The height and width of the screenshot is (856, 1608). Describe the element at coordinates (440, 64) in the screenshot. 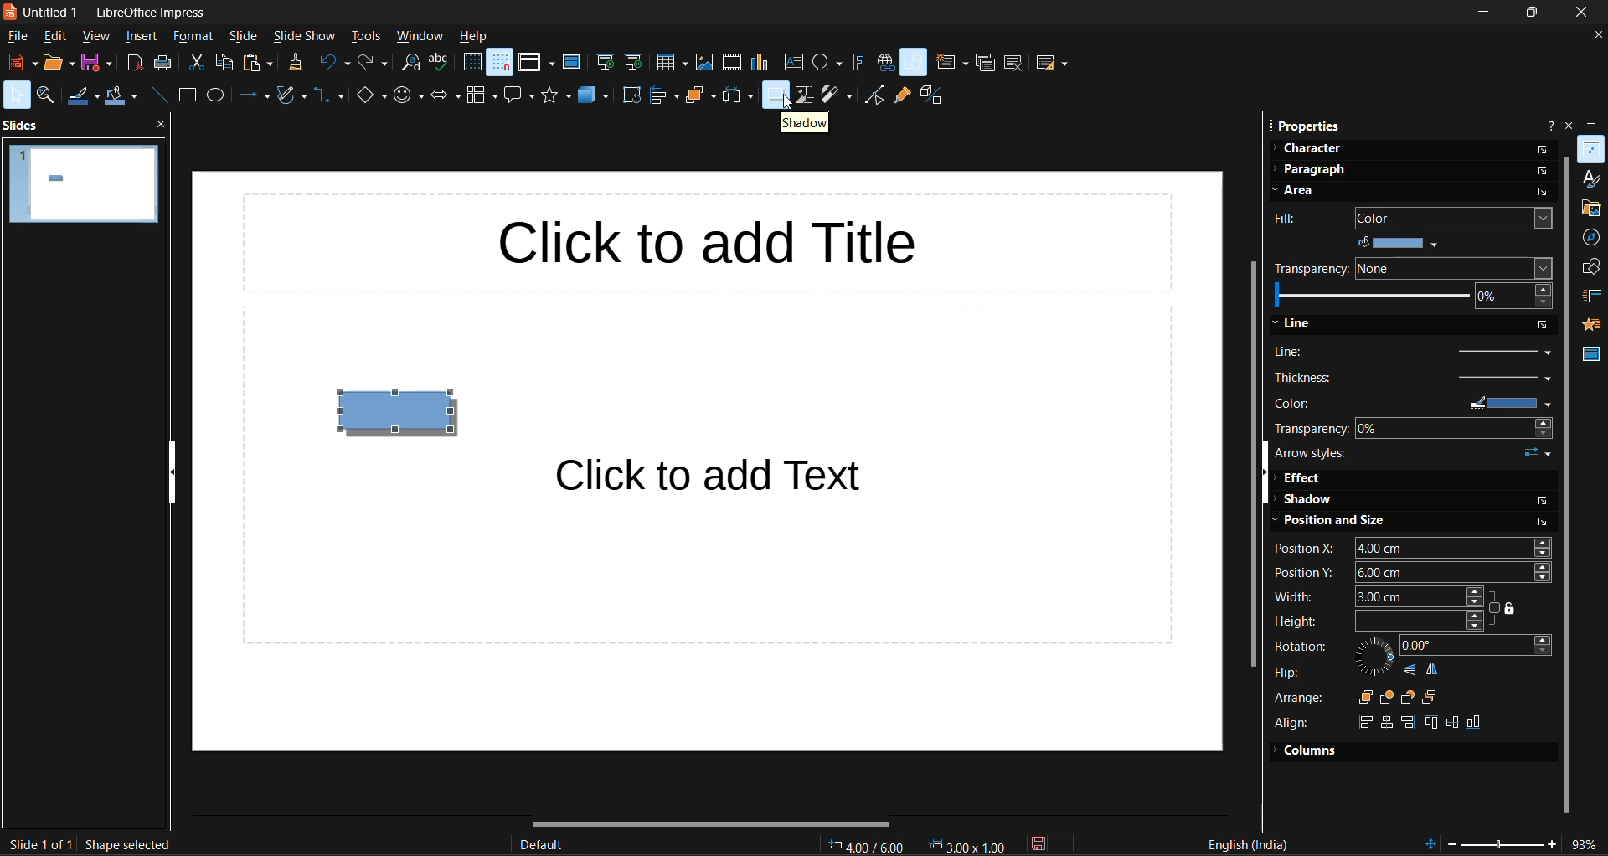

I see `spelling` at that location.